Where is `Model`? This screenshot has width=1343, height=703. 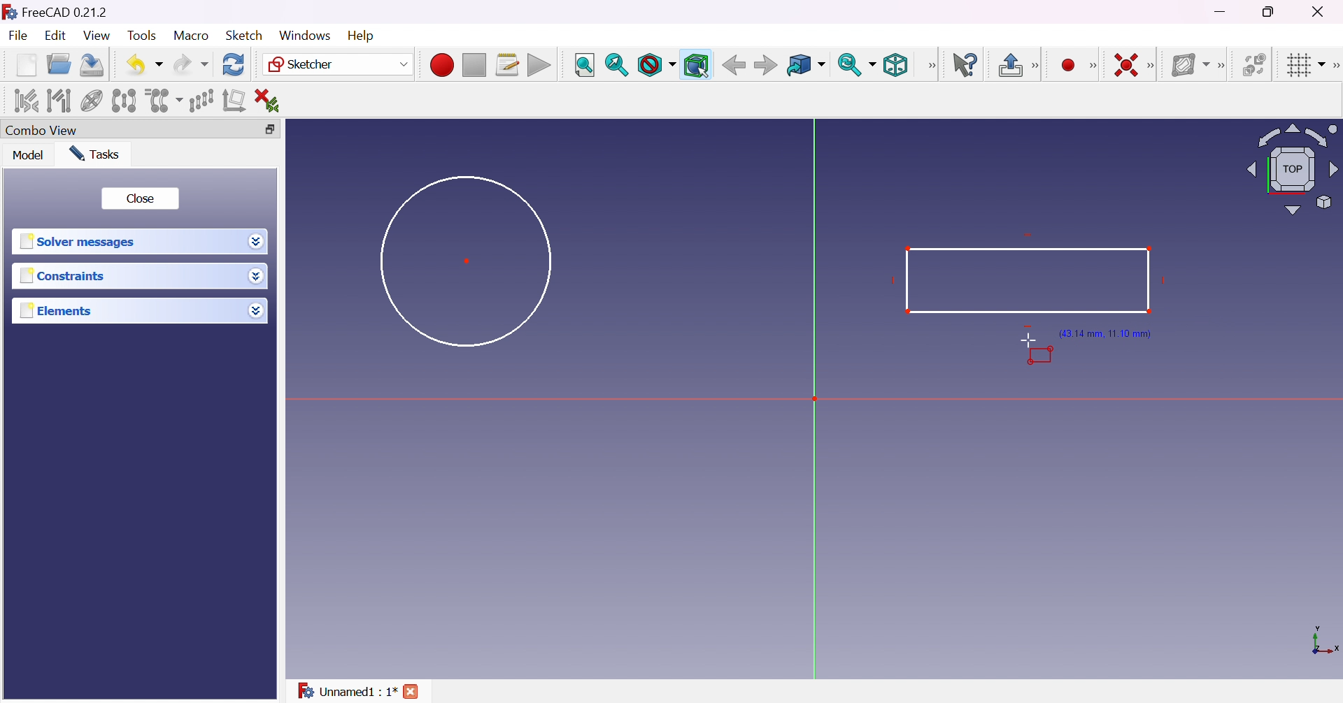 Model is located at coordinates (27, 155).